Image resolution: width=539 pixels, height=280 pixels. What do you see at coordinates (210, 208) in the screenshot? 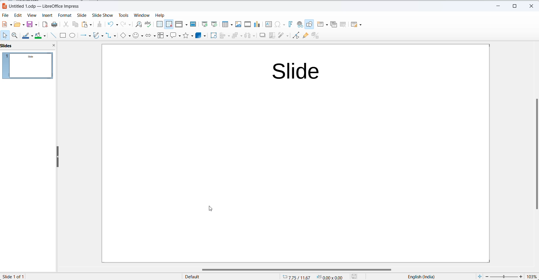
I see `CURSOR` at bounding box center [210, 208].